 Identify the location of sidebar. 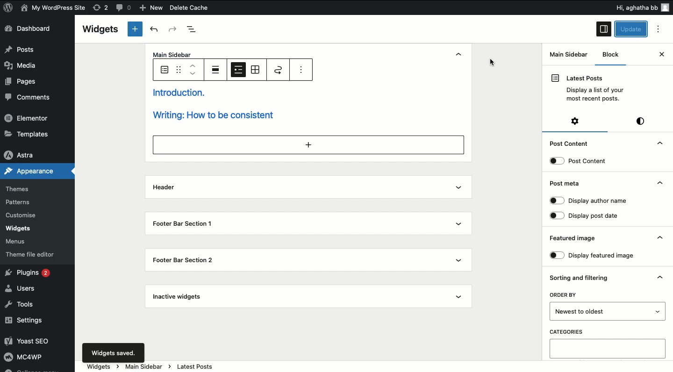
(600, 29).